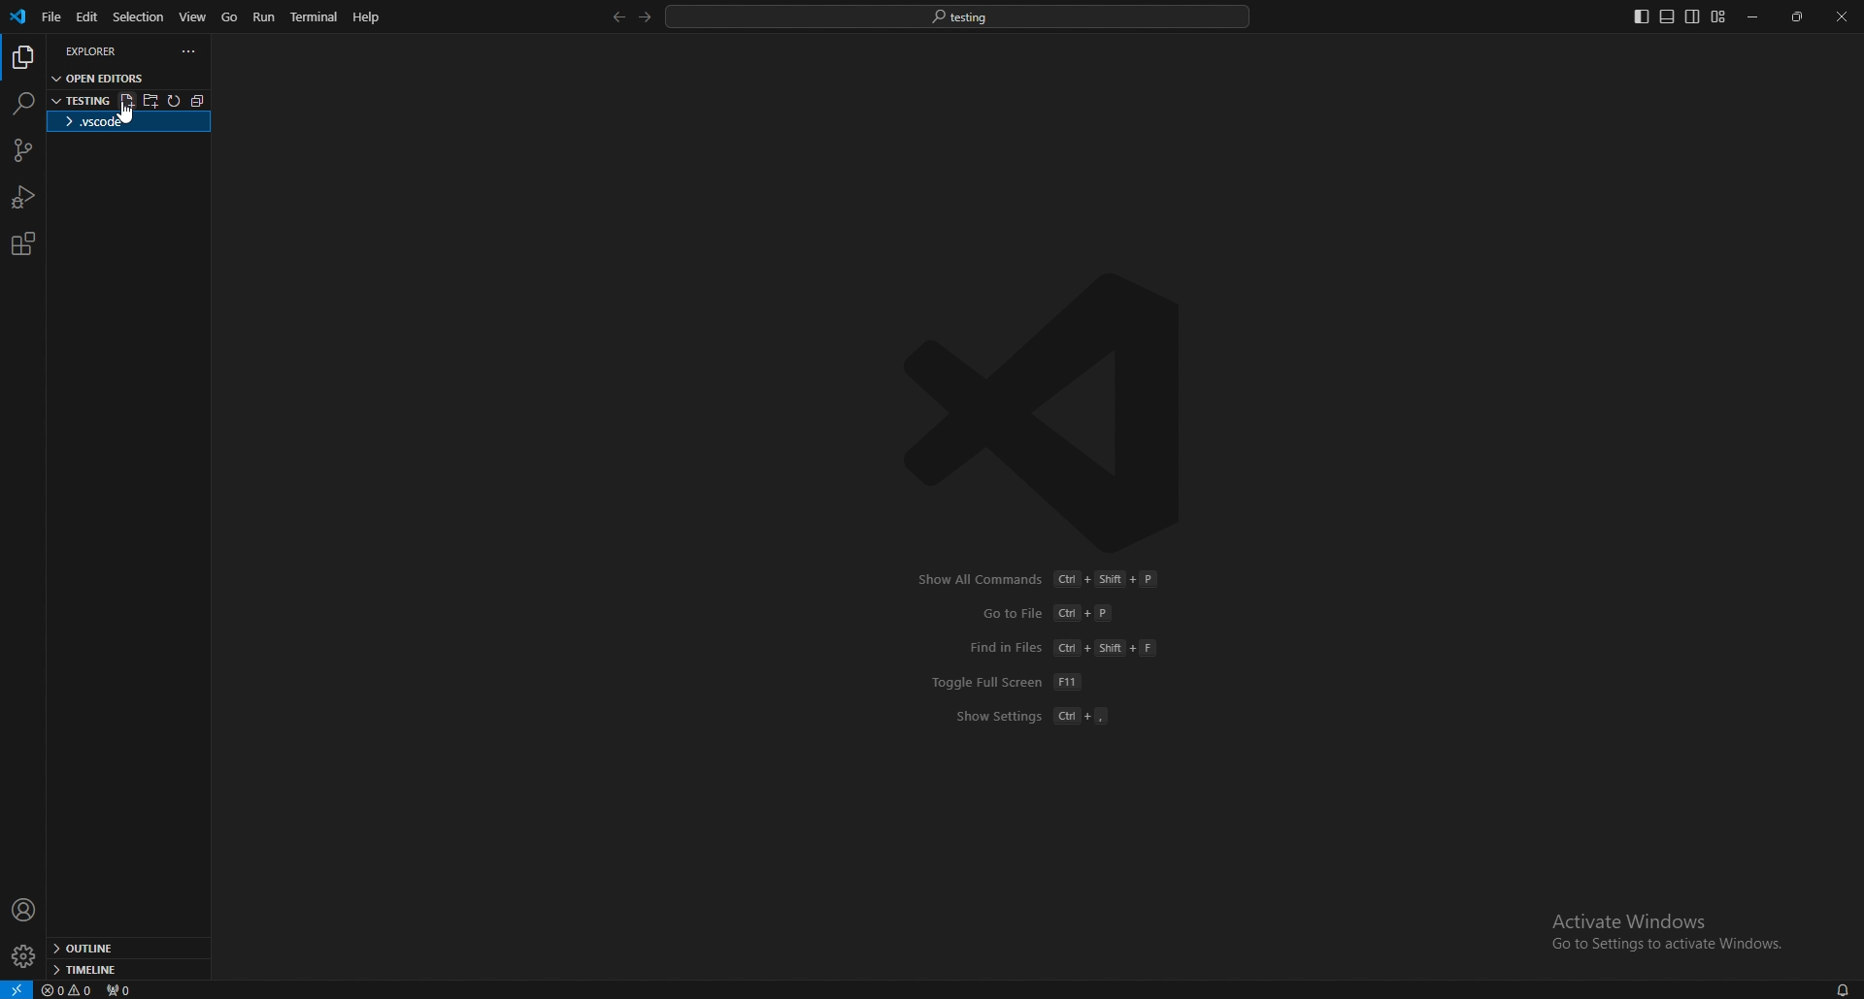 The height and width of the screenshot is (999, 1864). What do you see at coordinates (177, 101) in the screenshot?
I see `refresh` at bounding box center [177, 101].